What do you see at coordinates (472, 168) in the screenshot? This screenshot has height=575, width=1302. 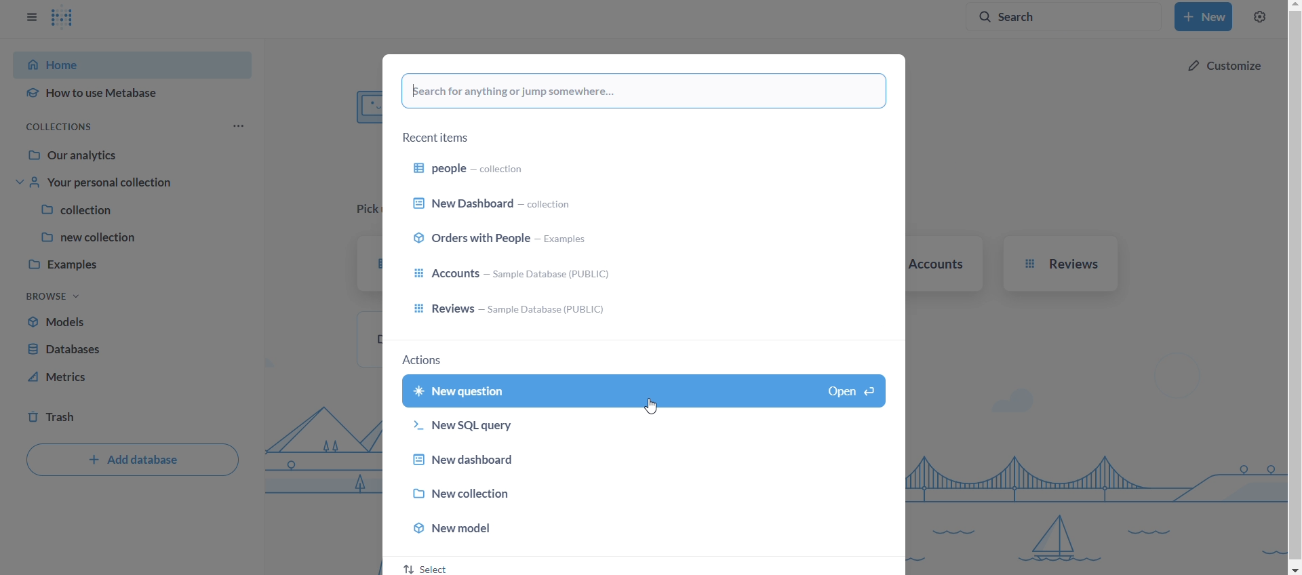 I see `people` at bounding box center [472, 168].